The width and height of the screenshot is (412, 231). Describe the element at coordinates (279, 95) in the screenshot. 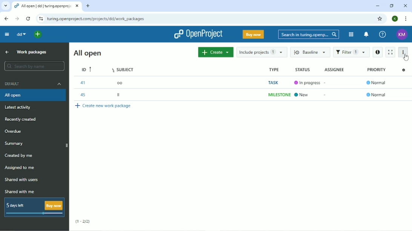

I see `MILESTONE` at that location.